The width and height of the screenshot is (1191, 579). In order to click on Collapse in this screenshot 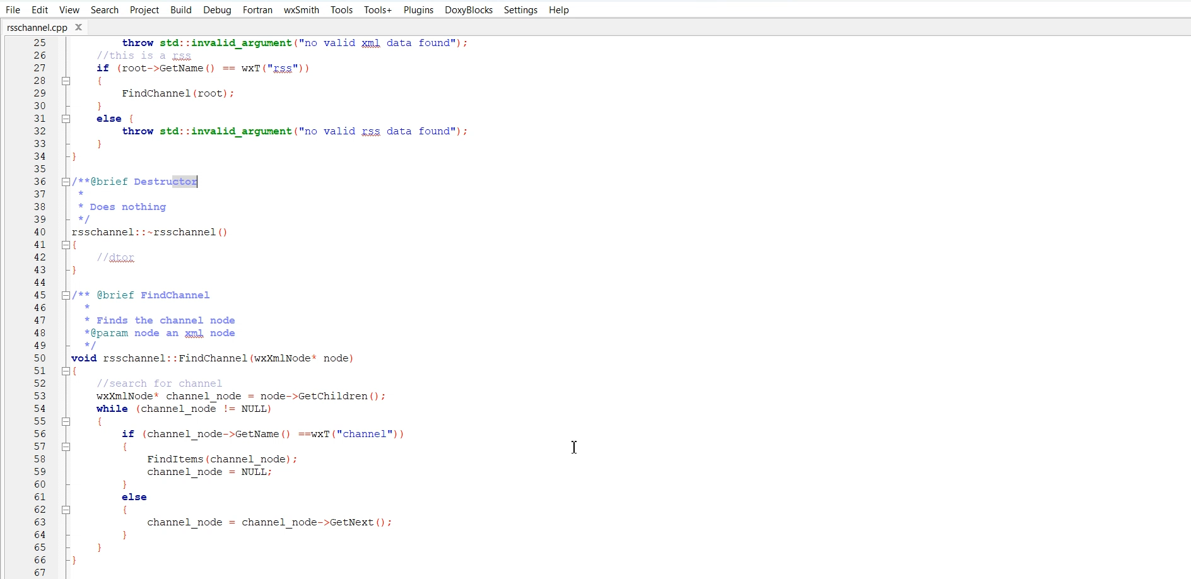, I will do `click(66, 371)`.